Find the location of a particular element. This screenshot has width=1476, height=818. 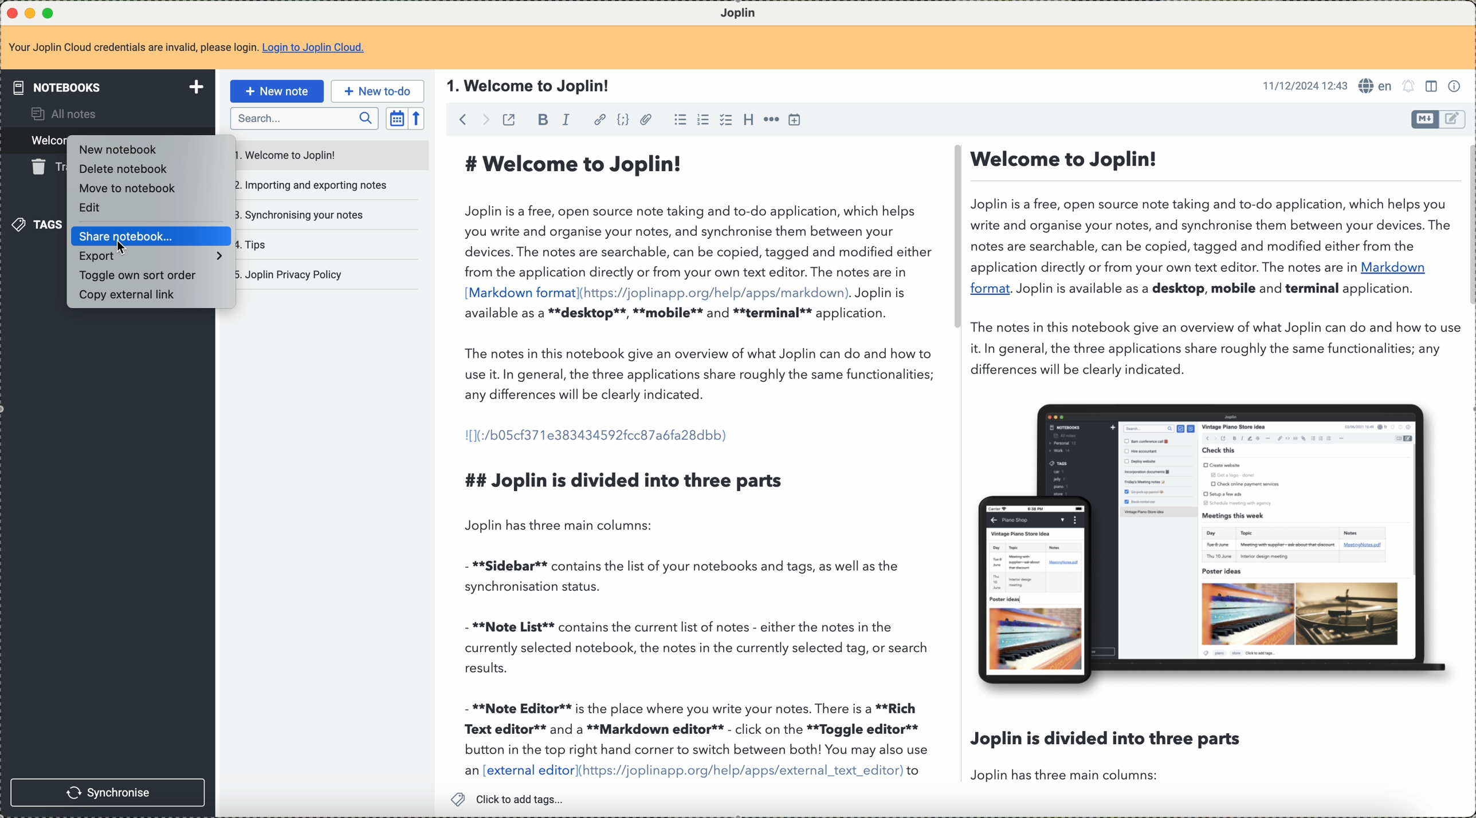

language is located at coordinates (1375, 85).